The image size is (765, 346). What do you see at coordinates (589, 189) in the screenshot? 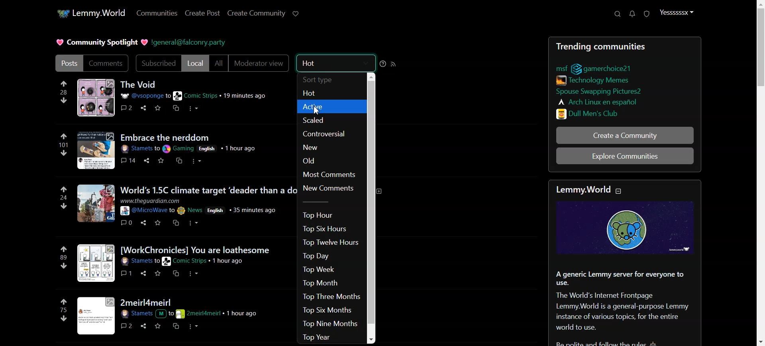
I see `text` at bounding box center [589, 189].